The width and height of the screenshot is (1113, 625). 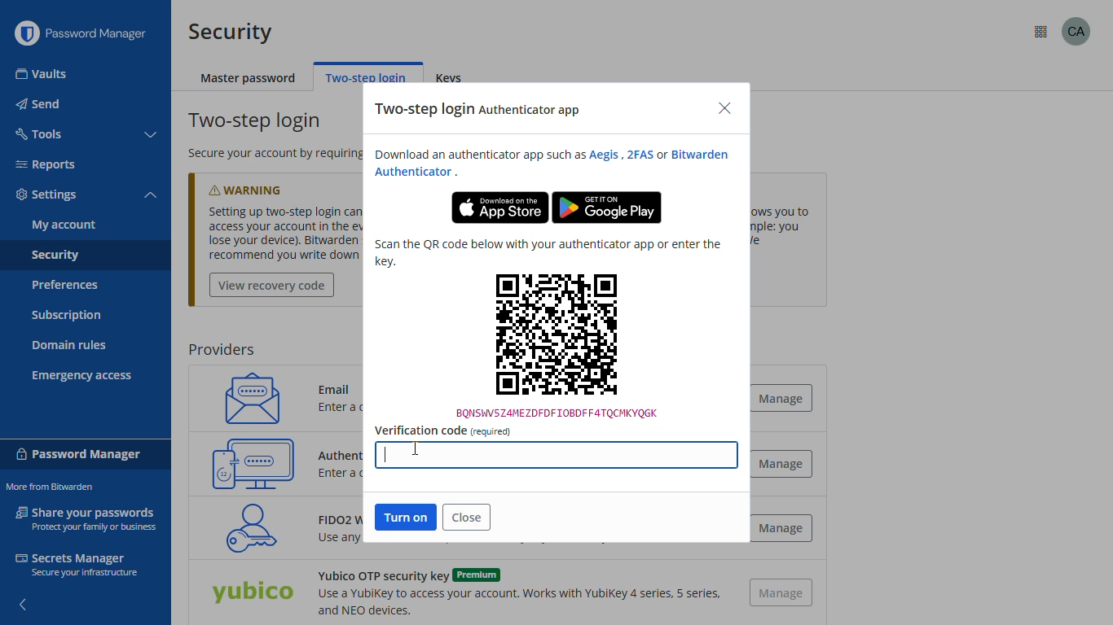 I want to click on FIDO2 WebAuthn, so click(x=246, y=527).